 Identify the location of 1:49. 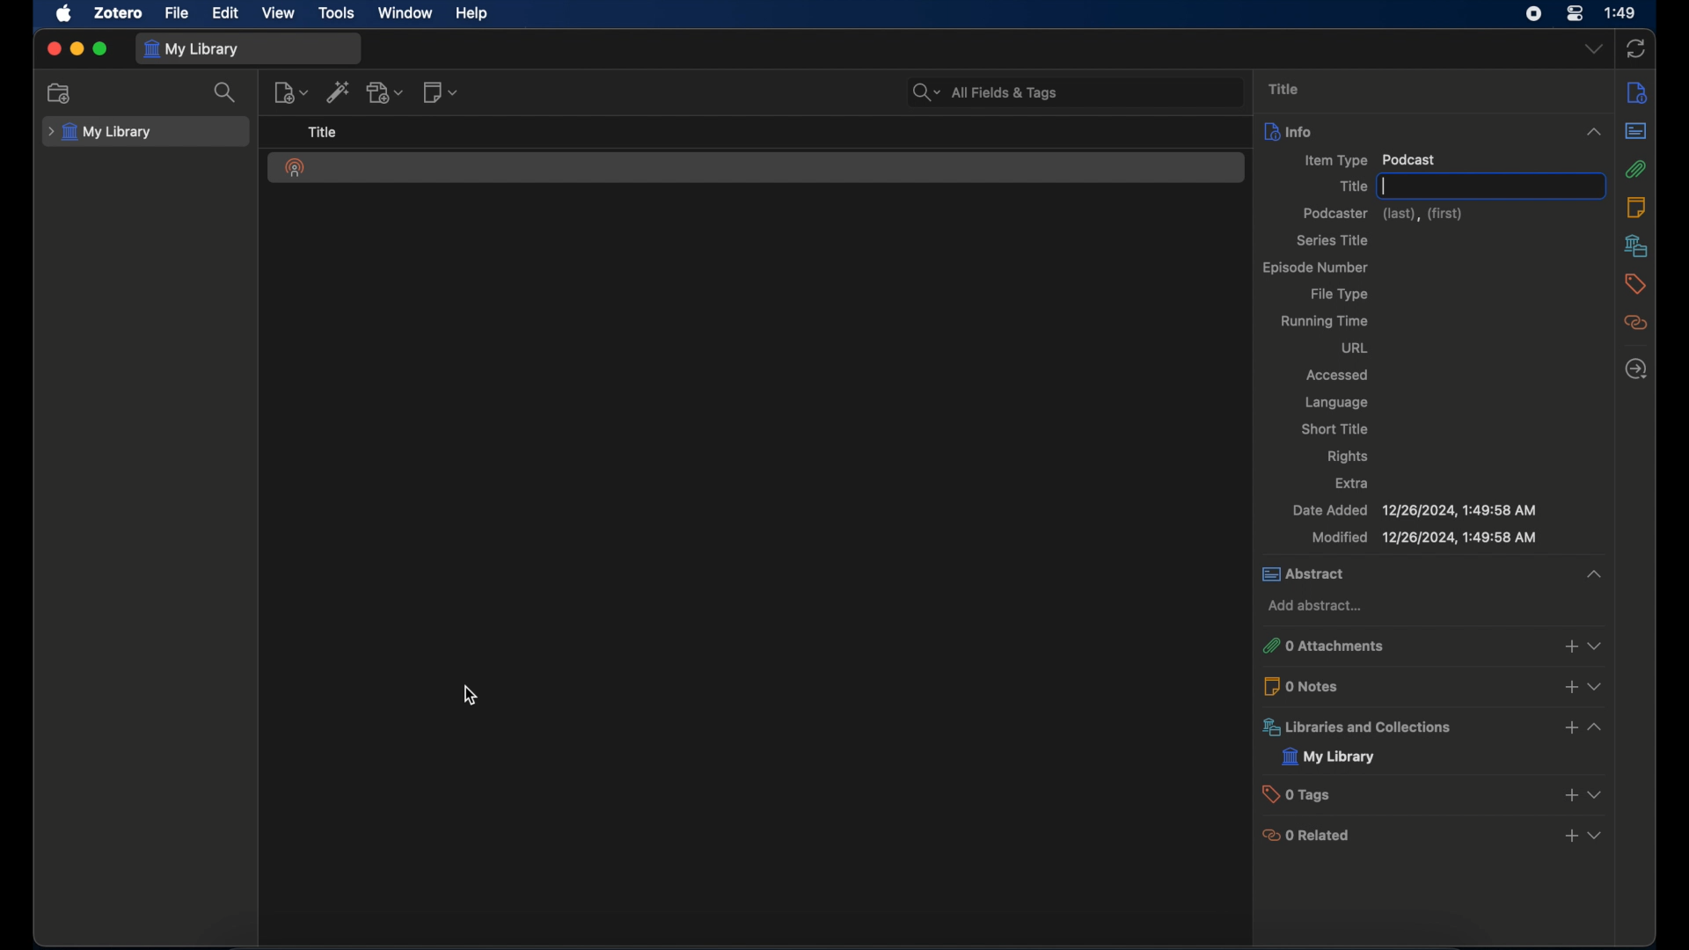
(1620, 11).